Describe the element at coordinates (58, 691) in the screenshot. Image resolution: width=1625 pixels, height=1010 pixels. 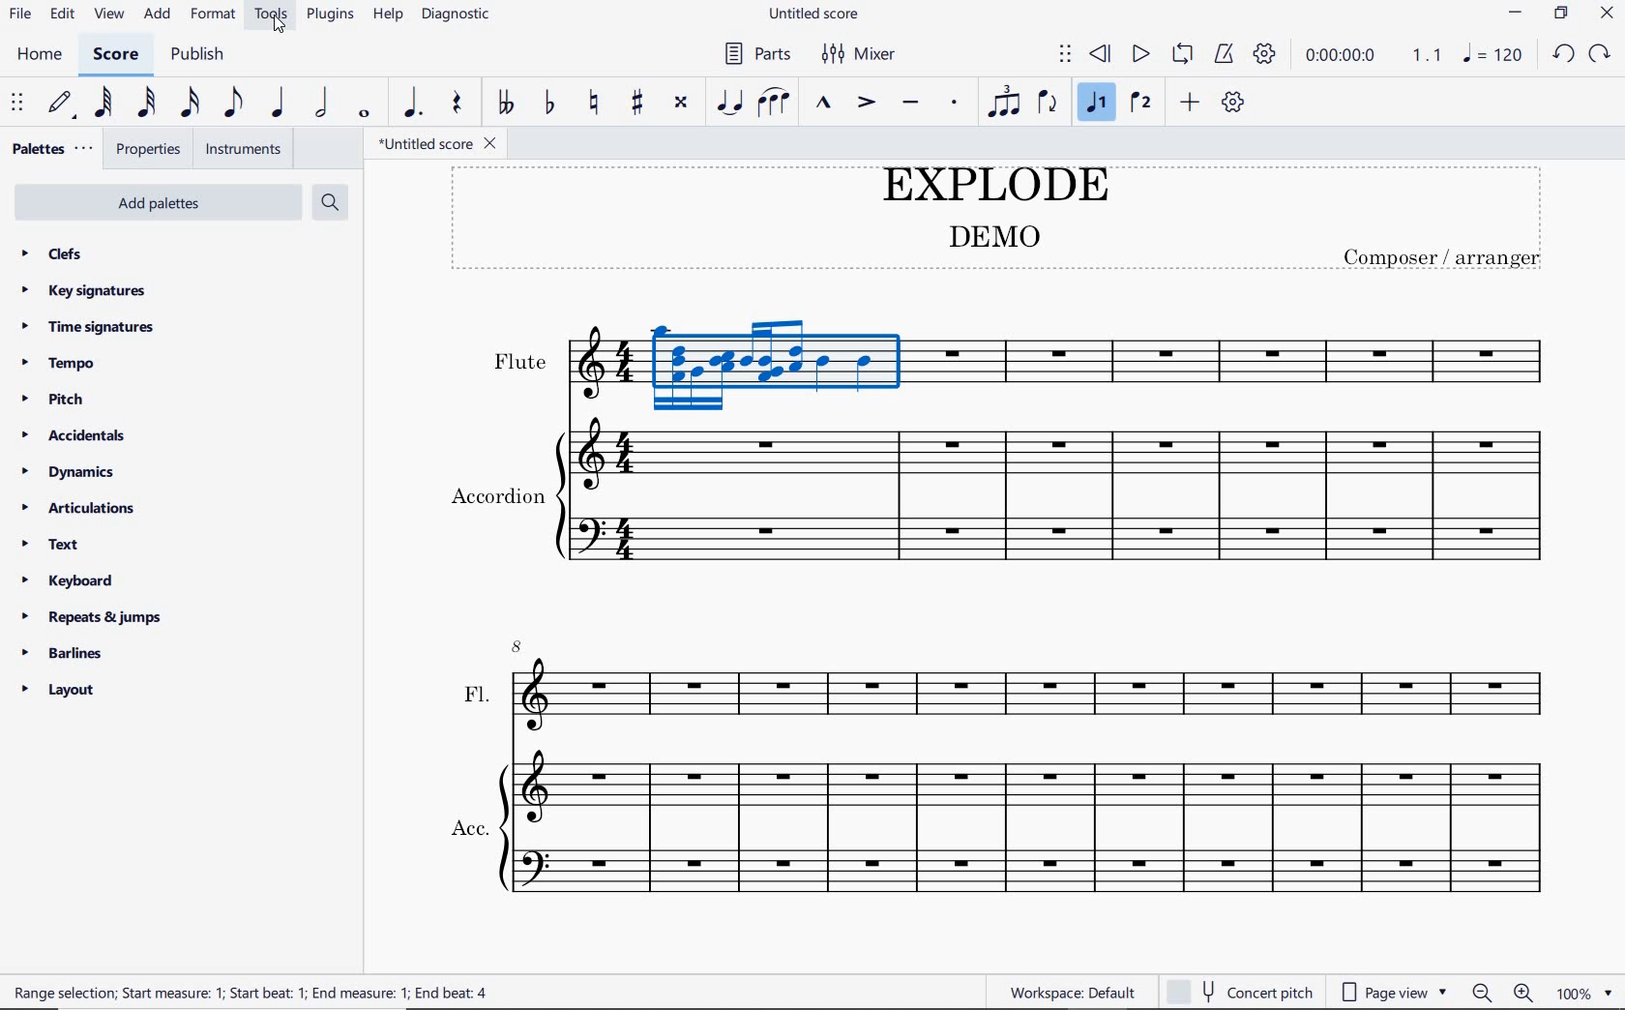
I see `layout` at that location.